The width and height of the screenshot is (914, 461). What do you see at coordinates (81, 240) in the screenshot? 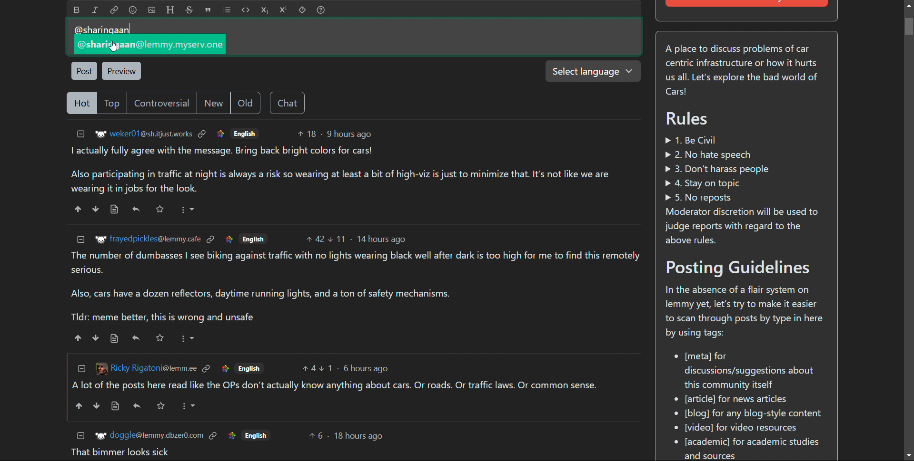
I see `collapse` at bounding box center [81, 240].